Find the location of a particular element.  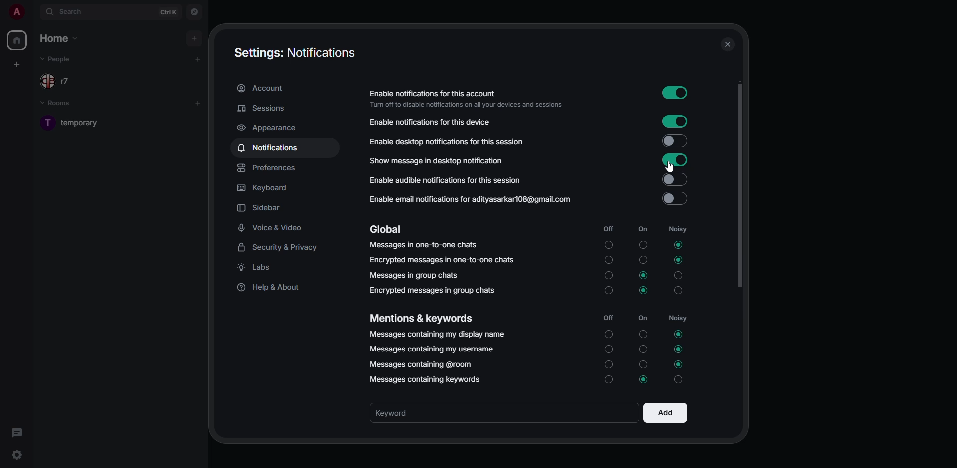

appearance is located at coordinates (268, 128).